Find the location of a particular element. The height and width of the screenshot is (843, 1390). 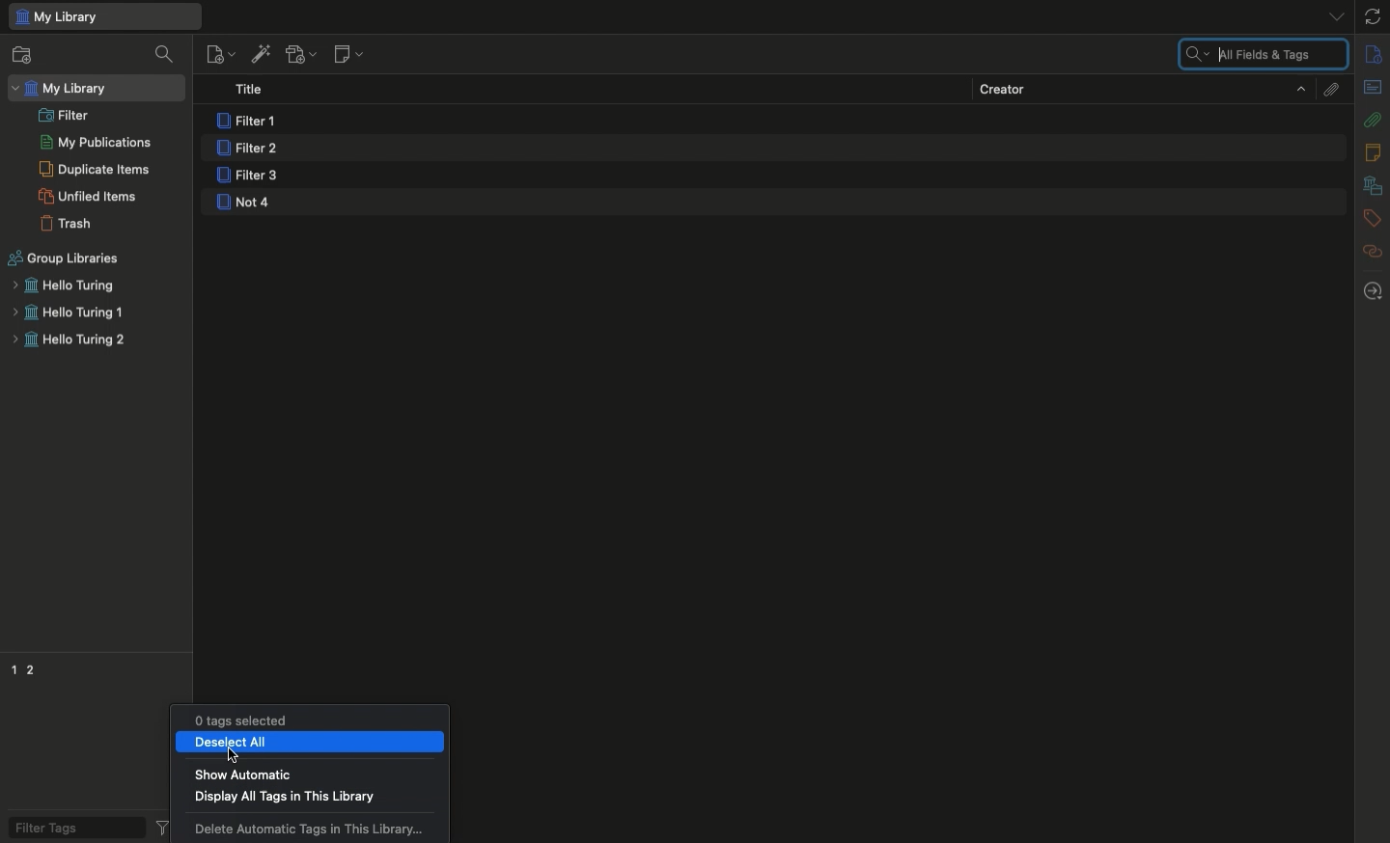

Hello turing 1 is located at coordinates (68, 313).